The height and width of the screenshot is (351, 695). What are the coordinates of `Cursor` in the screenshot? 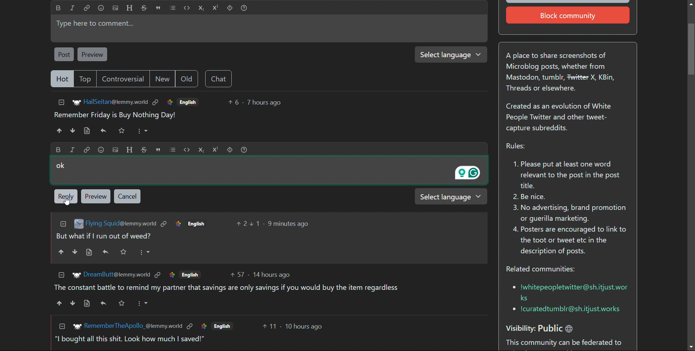 It's located at (65, 203).